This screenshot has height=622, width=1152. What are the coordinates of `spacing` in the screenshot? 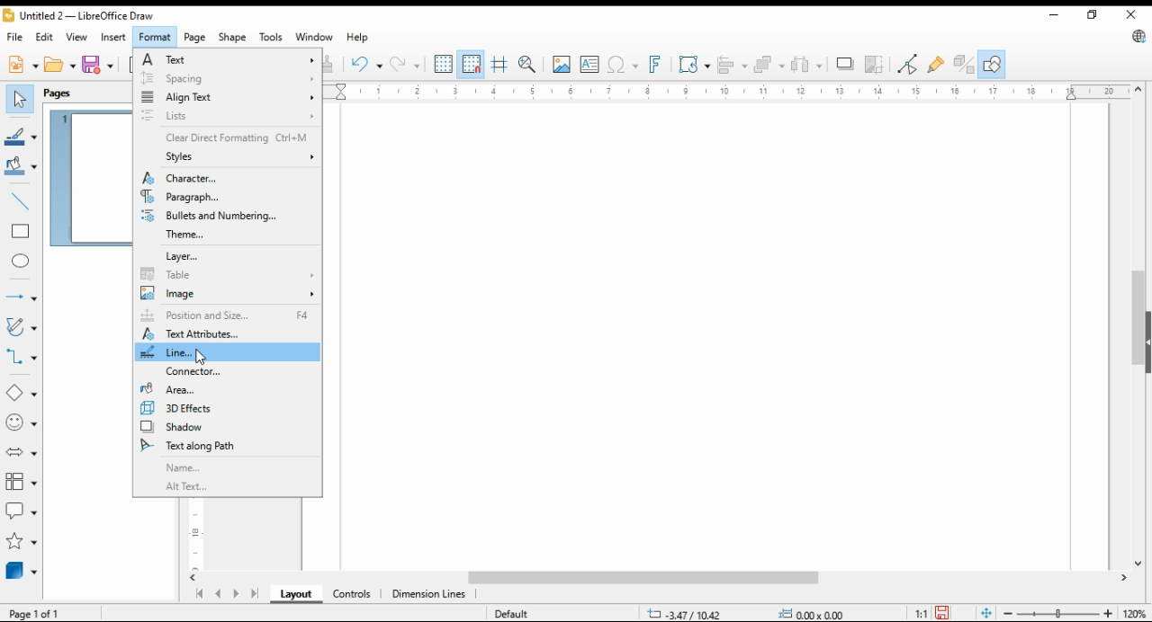 It's located at (227, 79).